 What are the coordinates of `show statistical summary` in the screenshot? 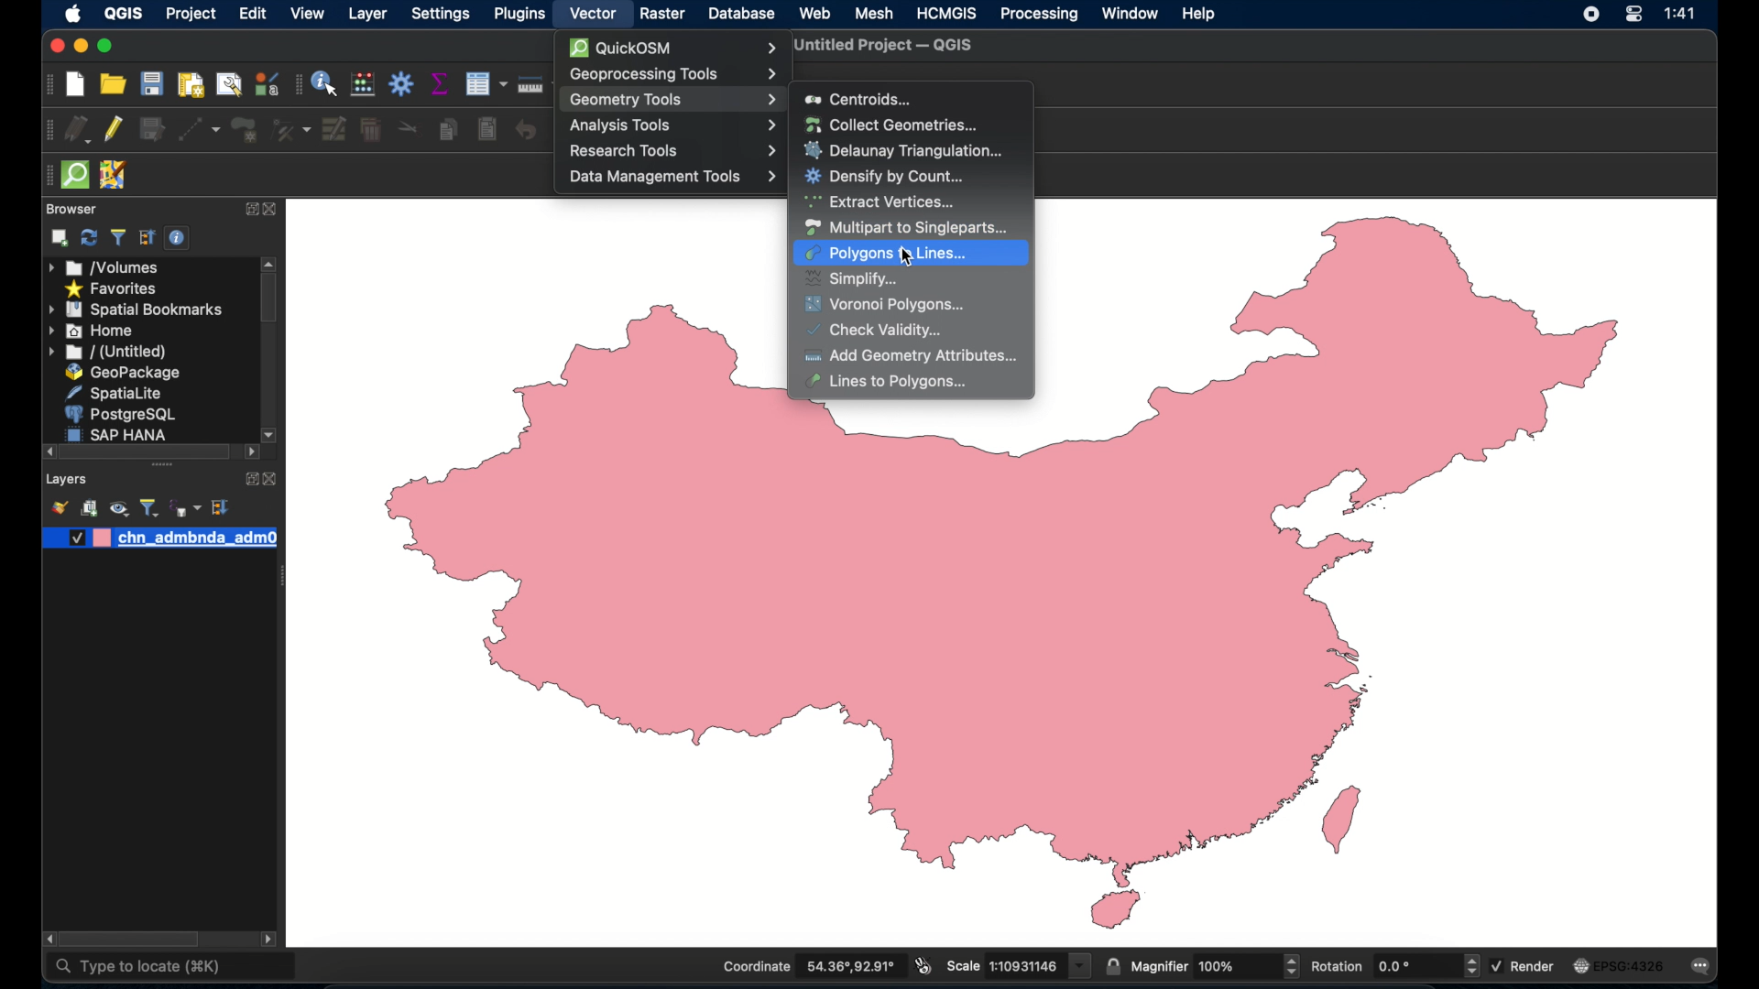 It's located at (437, 82).